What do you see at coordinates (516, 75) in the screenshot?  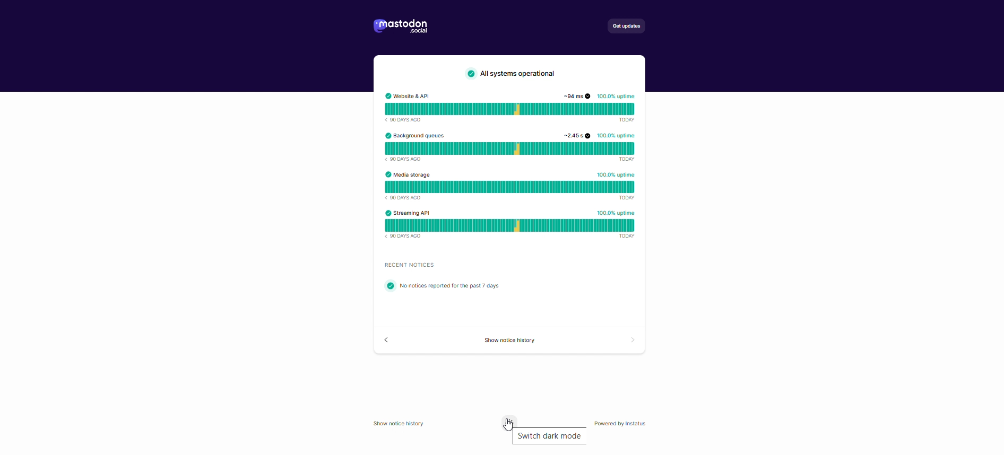 I see `text` at bounding box center [516, 75].